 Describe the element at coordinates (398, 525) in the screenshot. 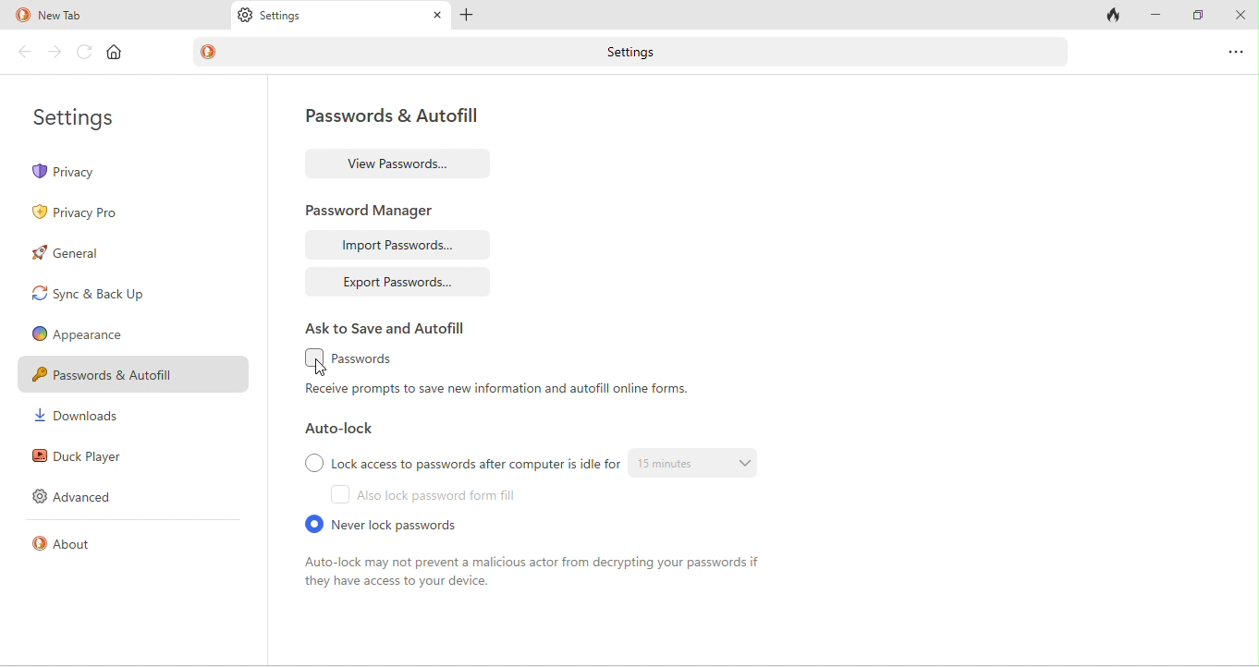

I see `never lock passwords` at that location.